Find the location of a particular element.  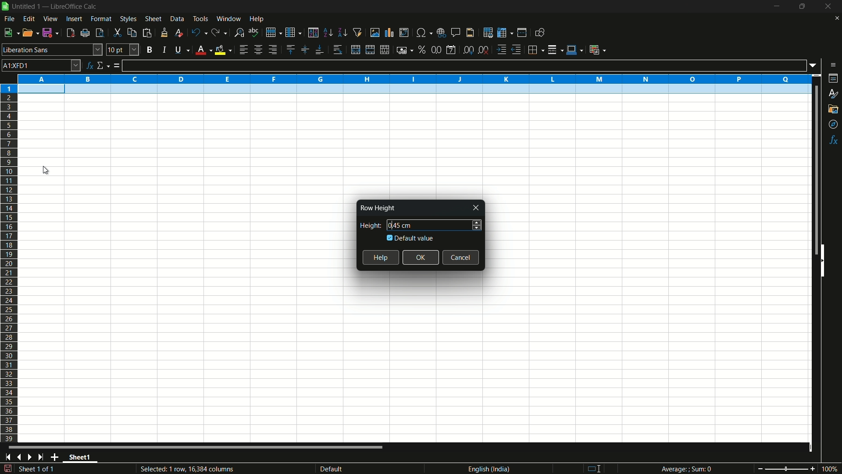

underline is located at coordinates (180, 50).